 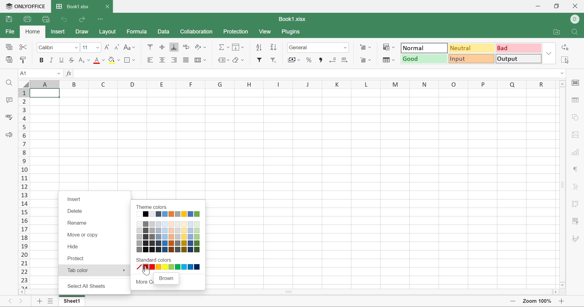 I want to click on Sort ascending, so click(x=258, y=47).